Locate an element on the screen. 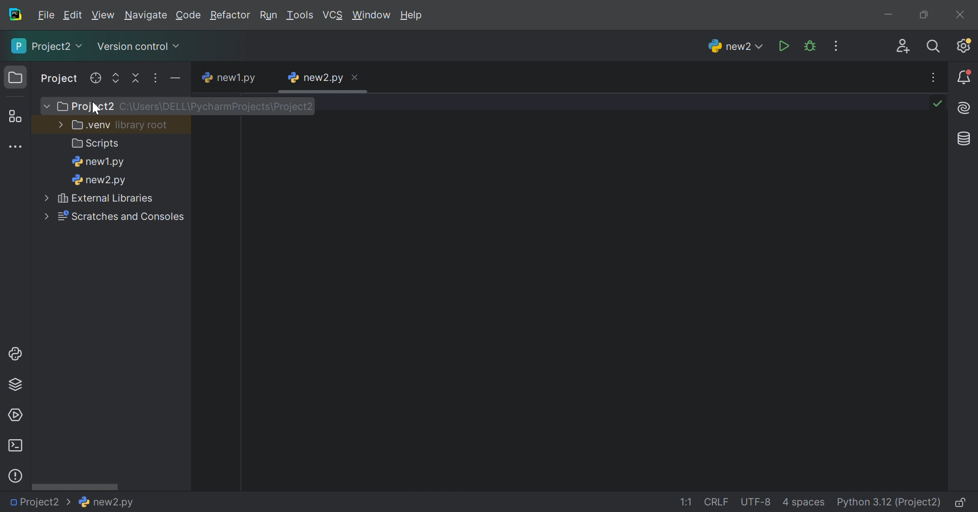 This screenshot has height=512, width=978. Navigate is located at coordinates (146, 15).